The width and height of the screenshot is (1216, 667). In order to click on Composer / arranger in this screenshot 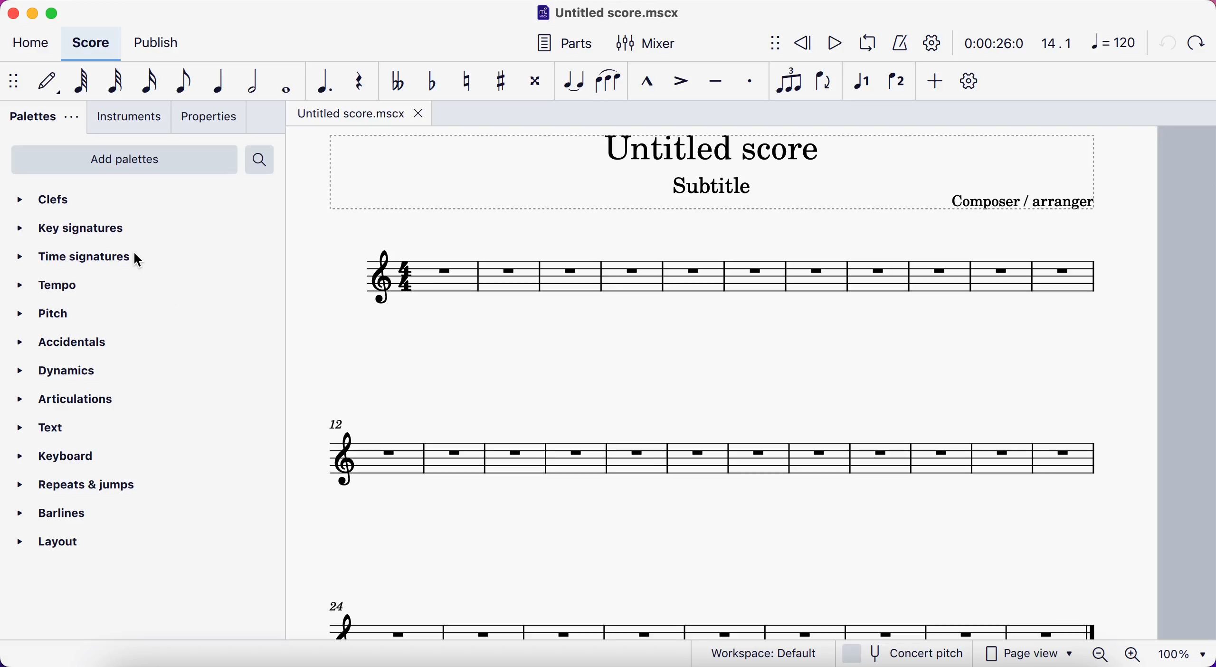, I will do `click(1020, 201)`.